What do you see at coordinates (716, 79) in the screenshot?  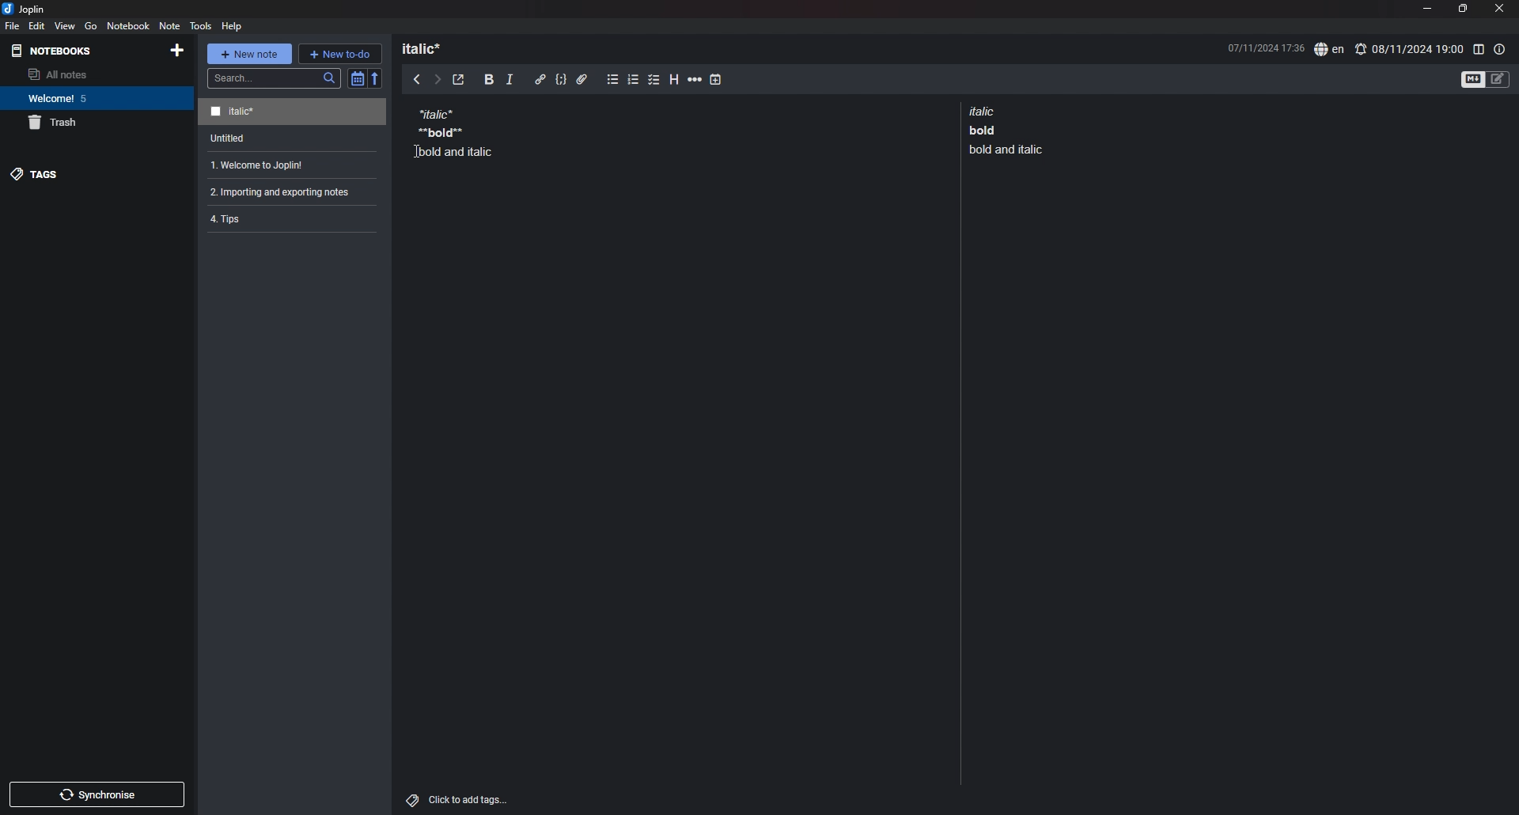 I see `add time` at bounding box center [716, 79].